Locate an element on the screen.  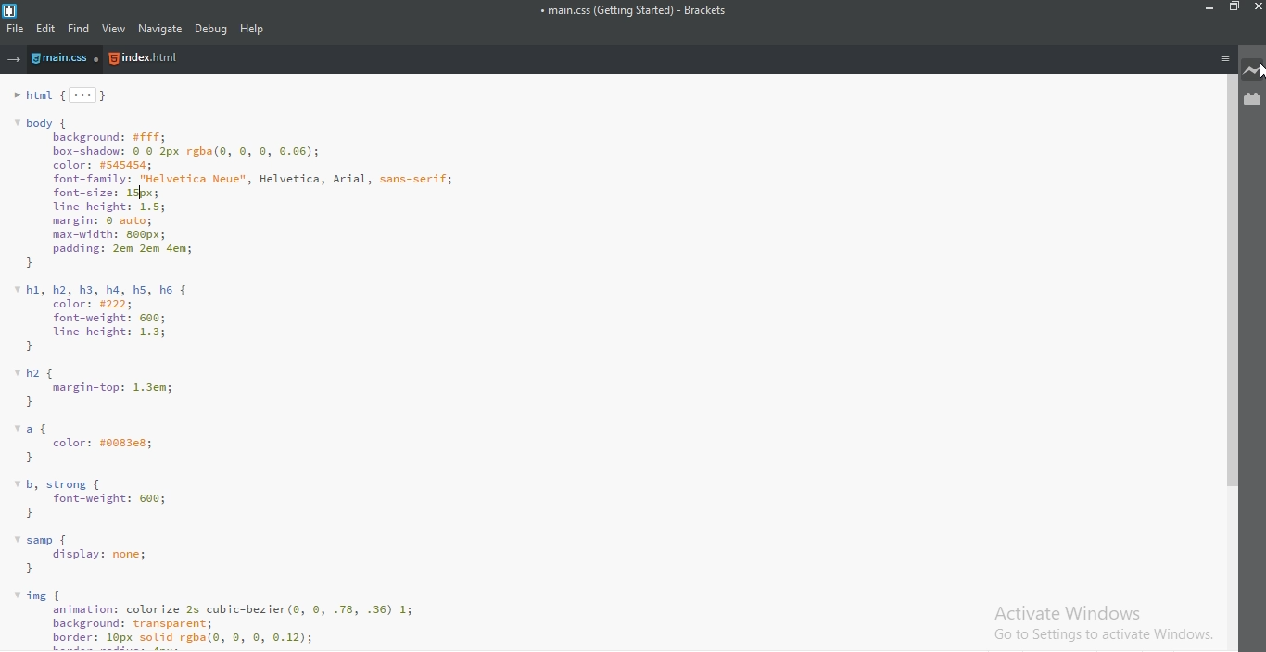
find is located at coordinates (80, 29).